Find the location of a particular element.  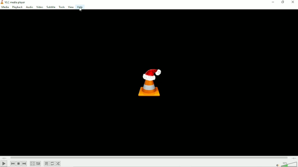

Tools is located at coordinates (62, 7).